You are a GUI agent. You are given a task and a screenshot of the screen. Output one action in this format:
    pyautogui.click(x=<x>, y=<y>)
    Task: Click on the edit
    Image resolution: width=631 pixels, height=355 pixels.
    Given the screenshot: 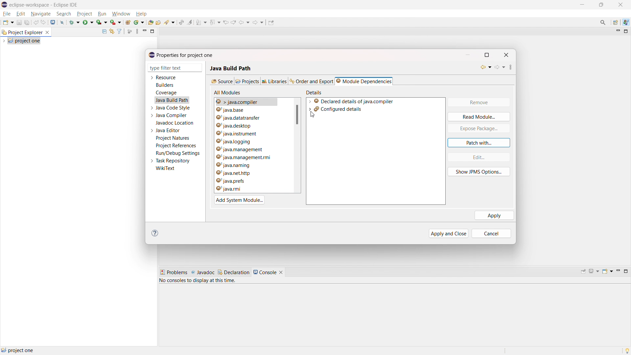 What is the action you would take?
    pyautogui.click(x=21, y=14)
    